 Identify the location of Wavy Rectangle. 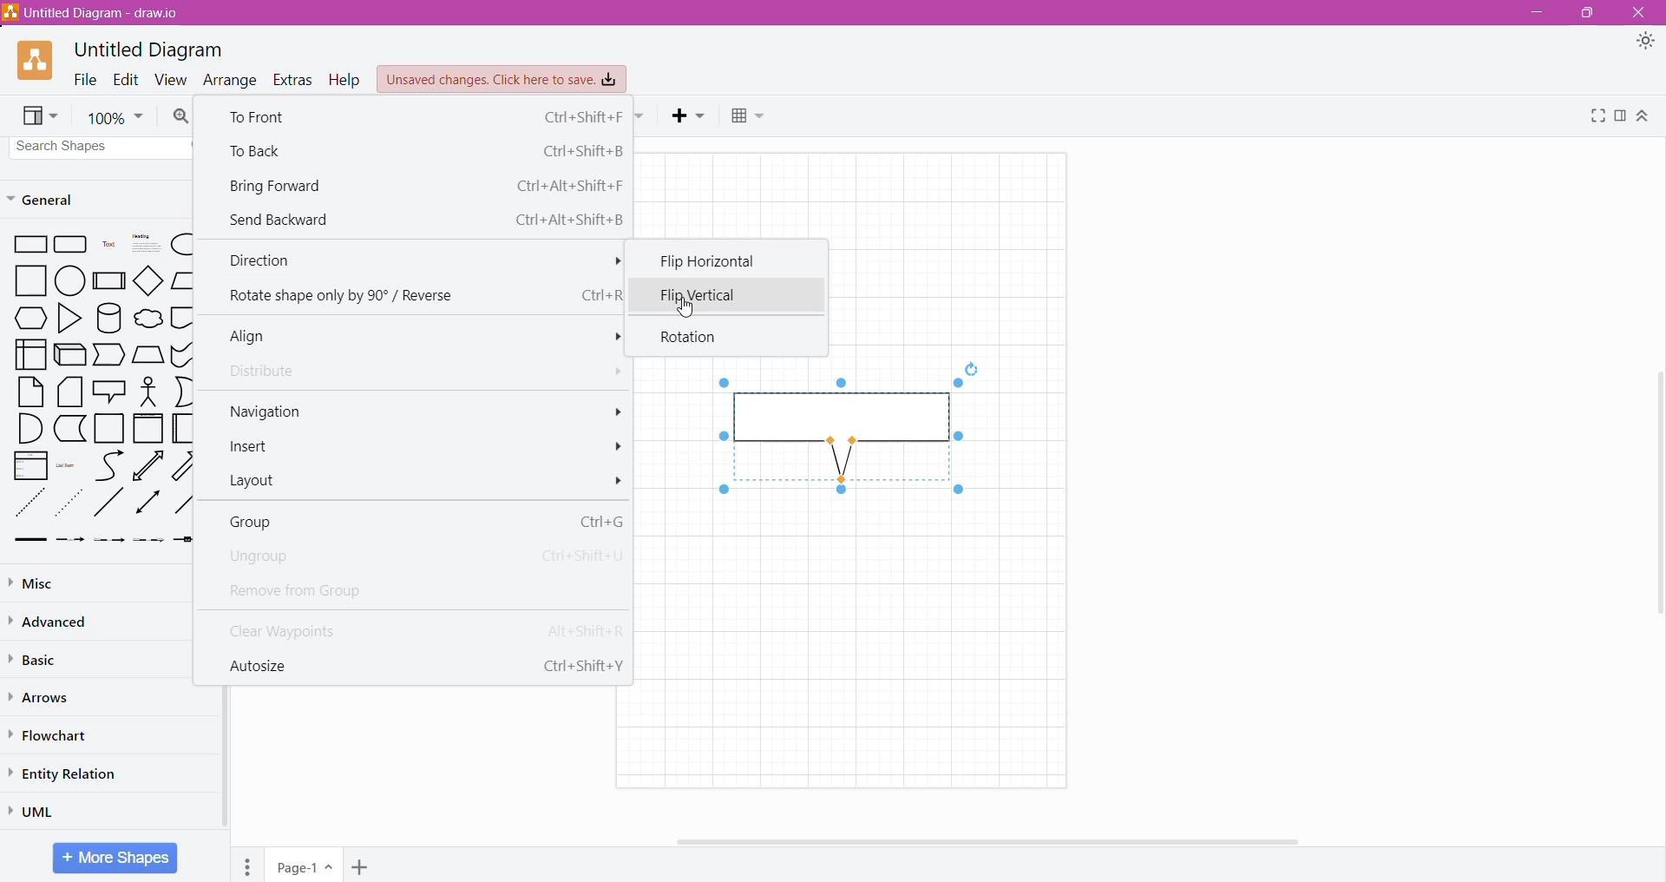
(182, 354).